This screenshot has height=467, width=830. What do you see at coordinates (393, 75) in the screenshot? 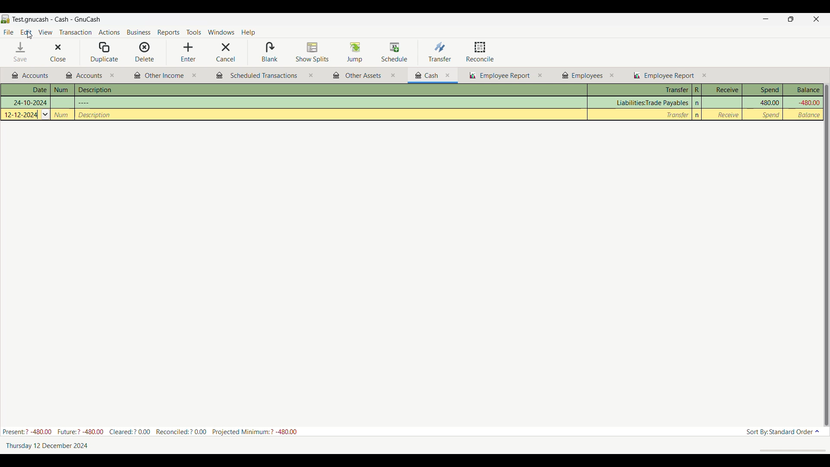
I see `close` at bounding box center [393, 75].